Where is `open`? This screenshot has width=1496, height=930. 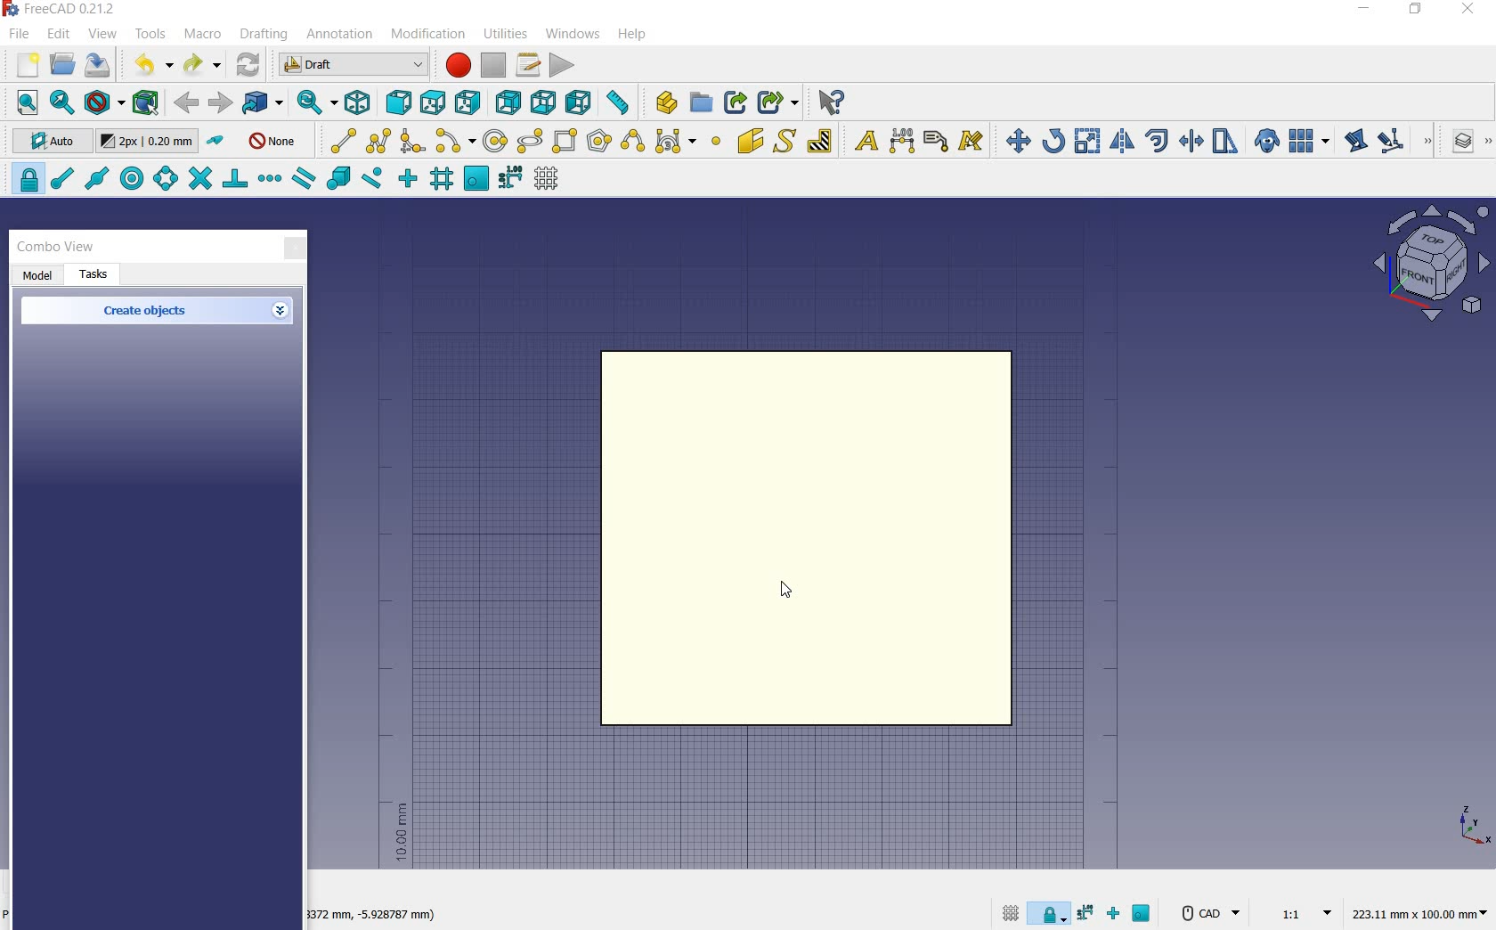
open is located at coordinates (62, 63).